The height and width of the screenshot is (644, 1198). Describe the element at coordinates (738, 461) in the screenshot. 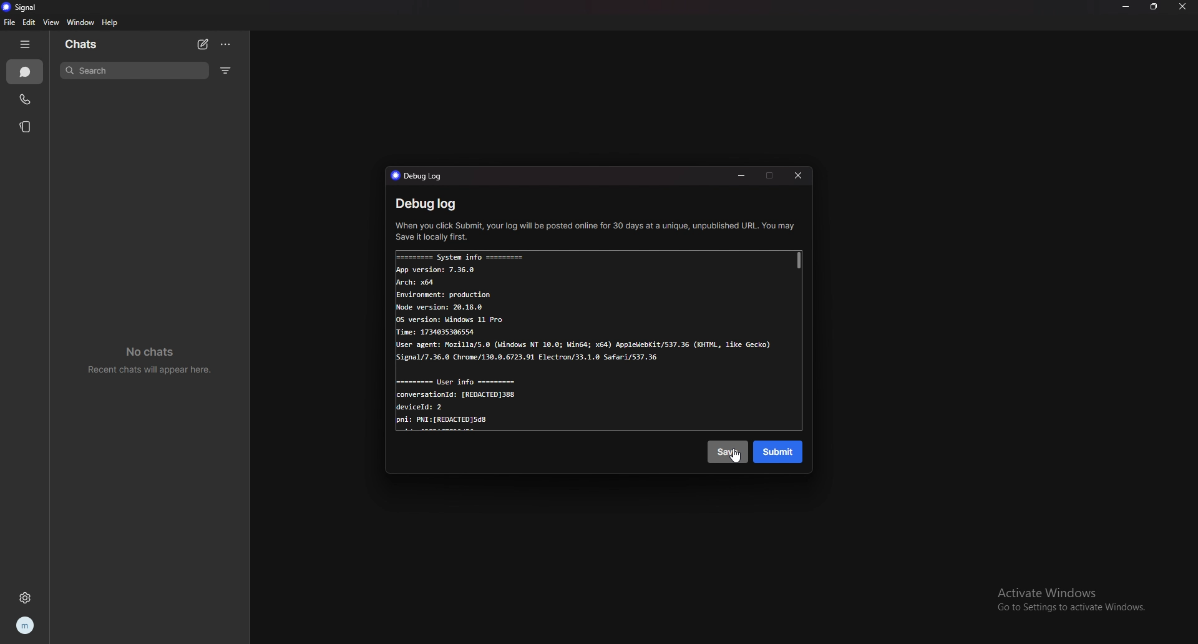

I see `cursor` at that location.